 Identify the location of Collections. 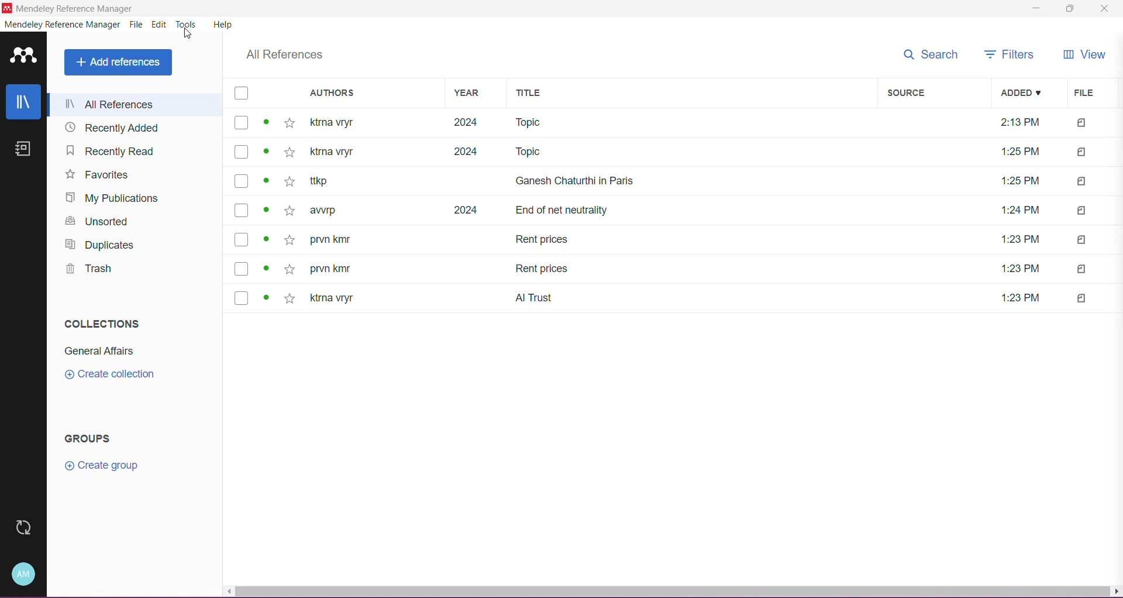
(99, 322).